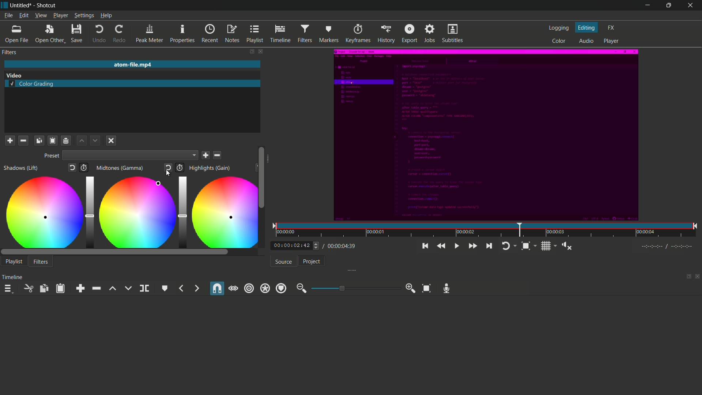 The image size is (702, 395). Describe the element at coordinates (44, 289) in the screenshot. I see `copy` at that location.